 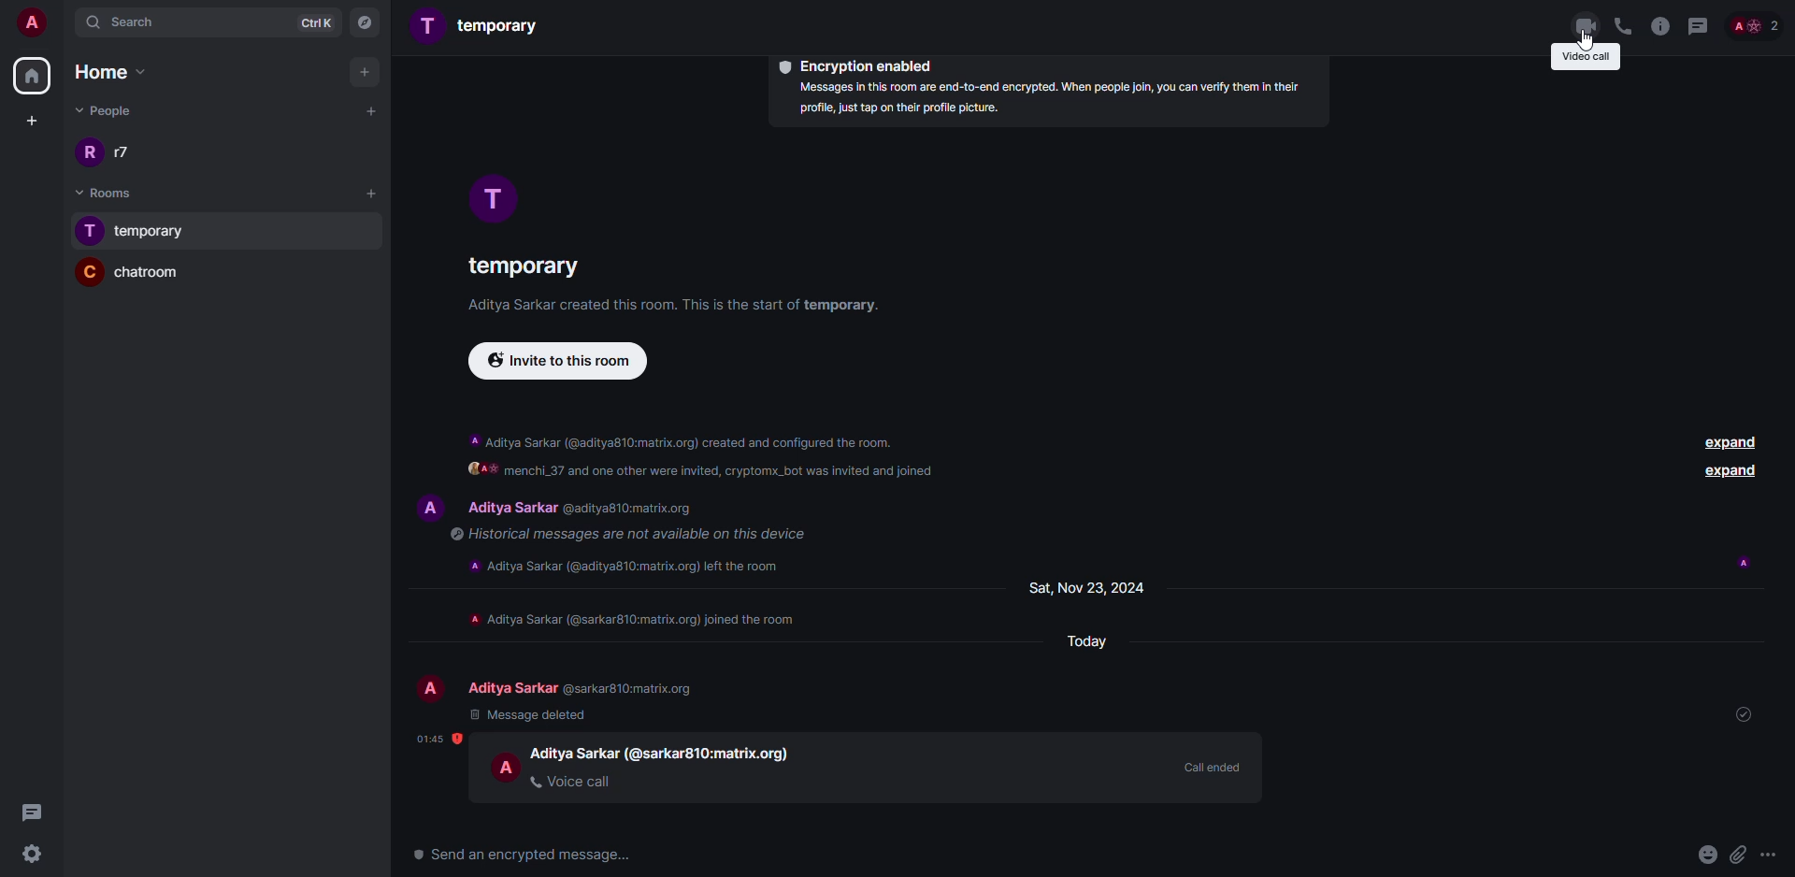 What do you see at coordinates (90, 152) in the screenshot?
I see `profile` at bounding box center [90, 152].